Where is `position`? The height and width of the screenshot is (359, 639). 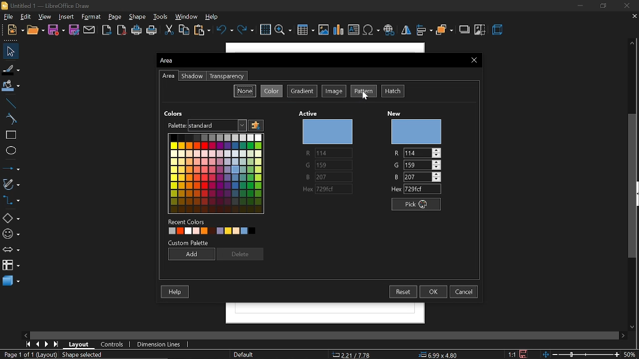
position is located at coordinates (441, 354).